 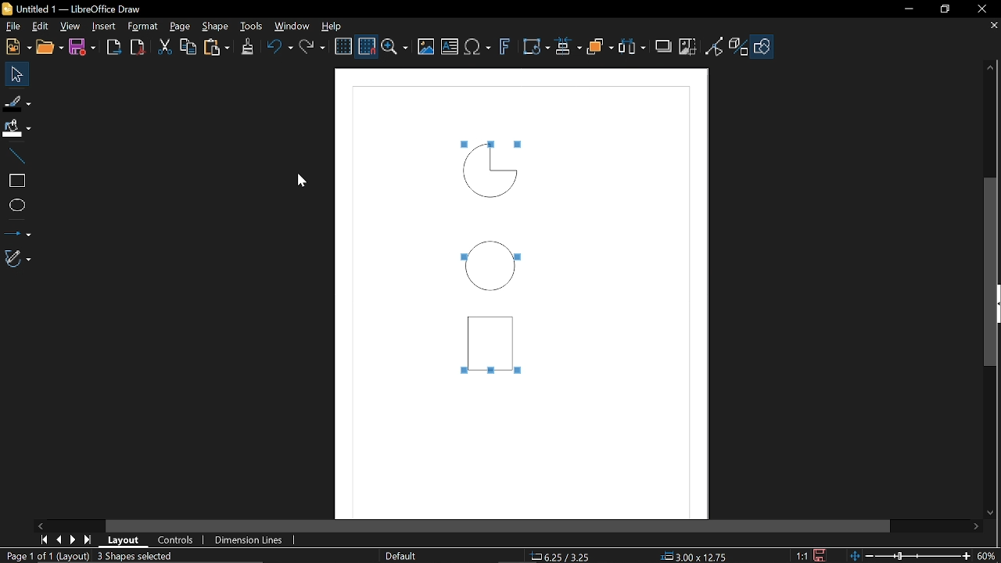 I want to click on Select, so click(x=15, y=75).